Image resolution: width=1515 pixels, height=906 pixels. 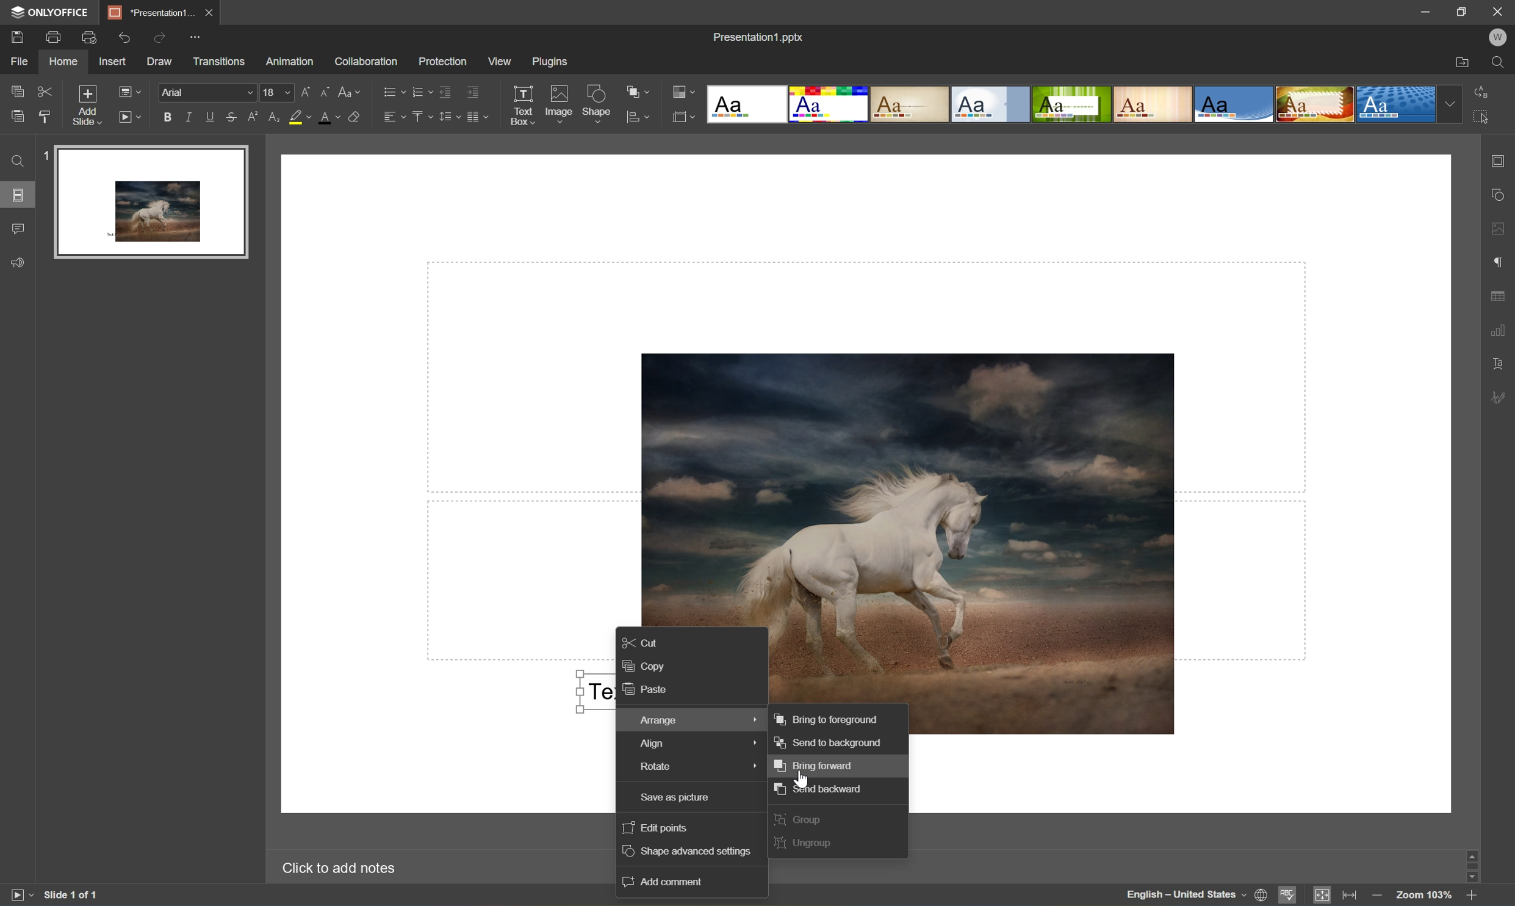 I want to click on Decrement font size, so click(x=327, y=93).